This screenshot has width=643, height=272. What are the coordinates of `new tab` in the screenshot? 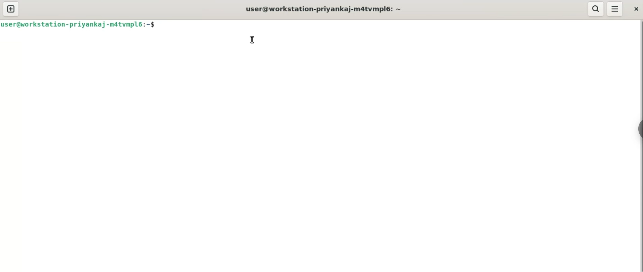 It's located at (12, 9).